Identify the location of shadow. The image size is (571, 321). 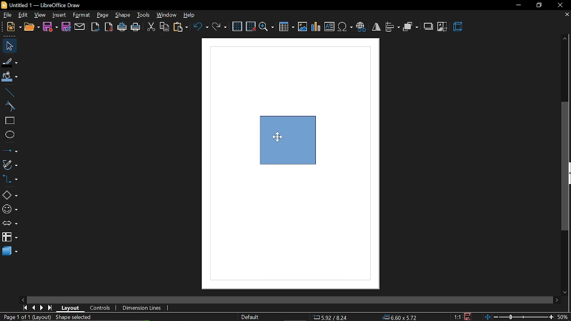
(429, 27).